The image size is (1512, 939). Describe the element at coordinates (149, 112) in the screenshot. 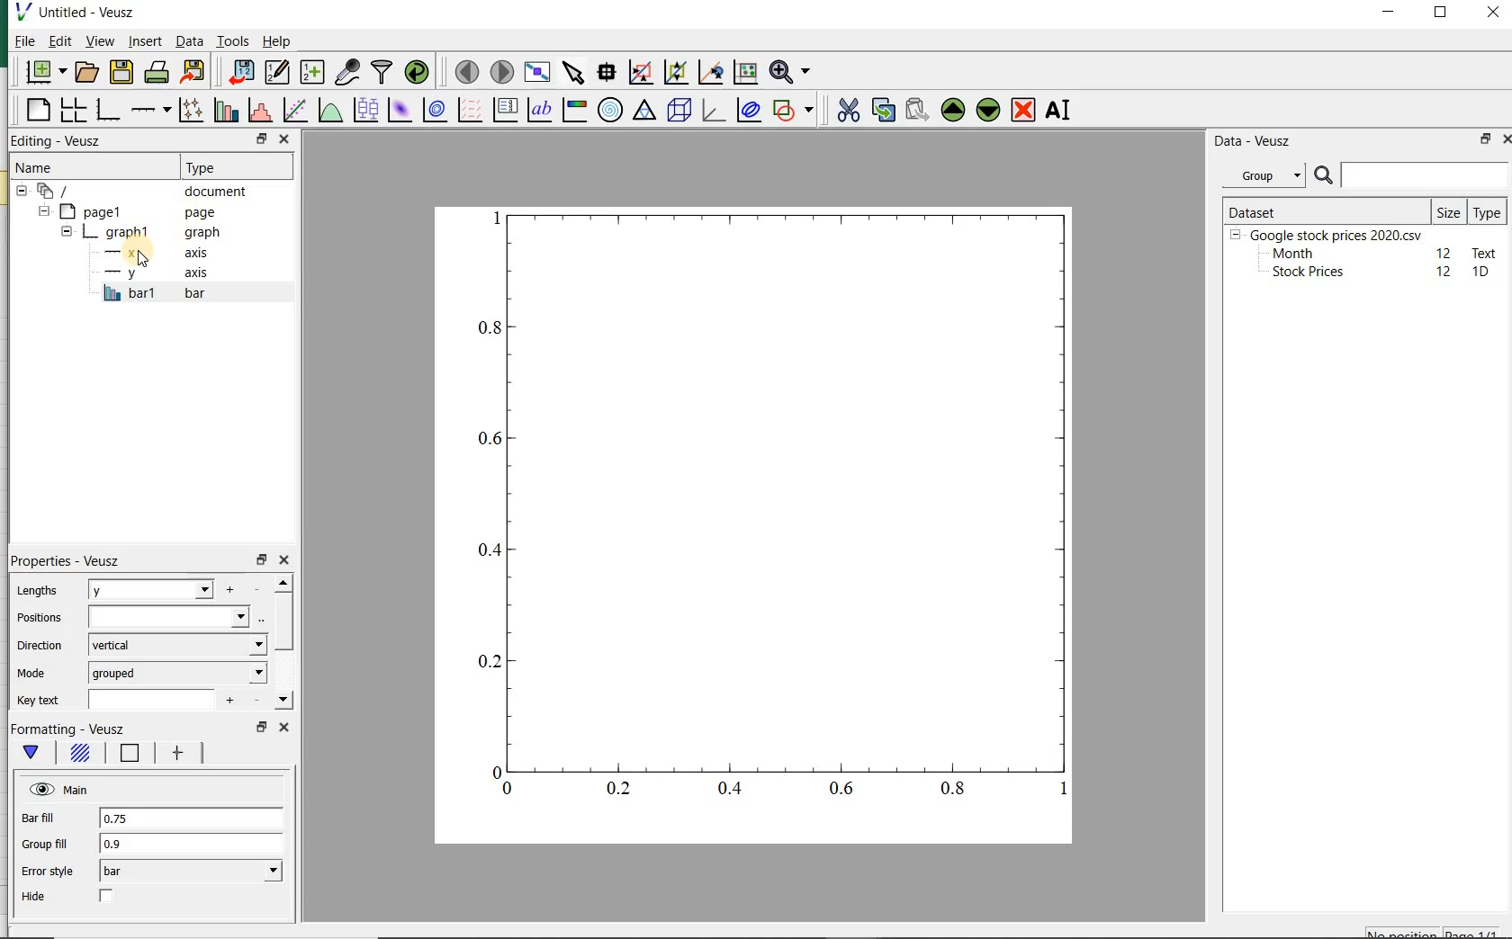

I see `add an axis to the plot` at that location.